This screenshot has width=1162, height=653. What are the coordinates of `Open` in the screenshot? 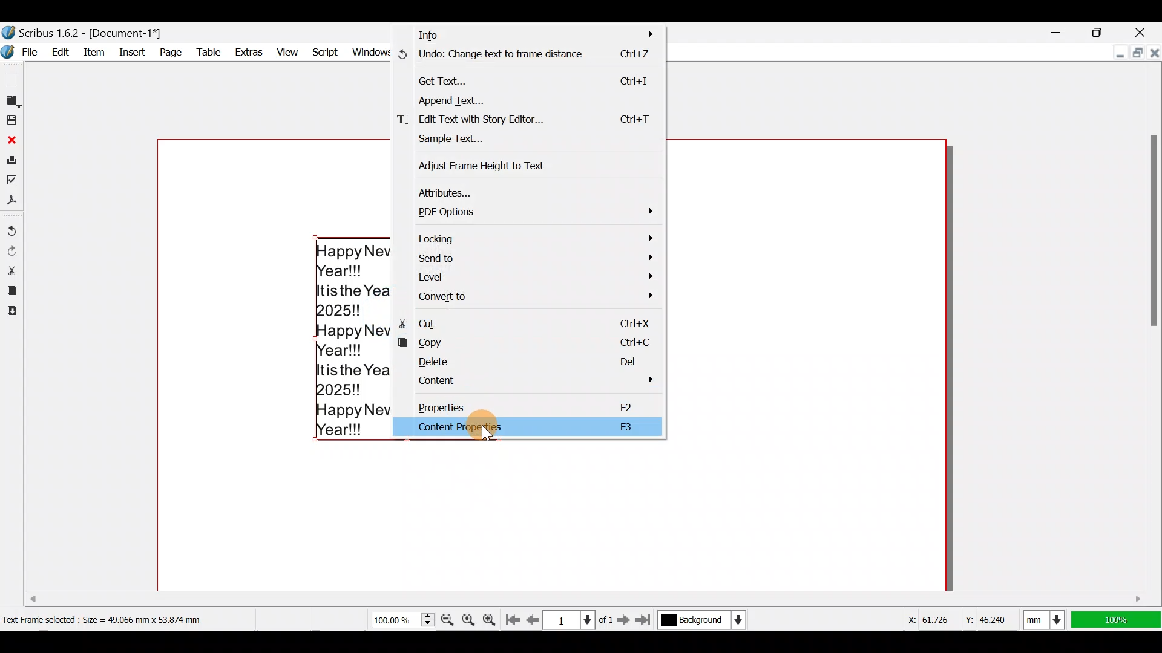 It's located at (13, 101).